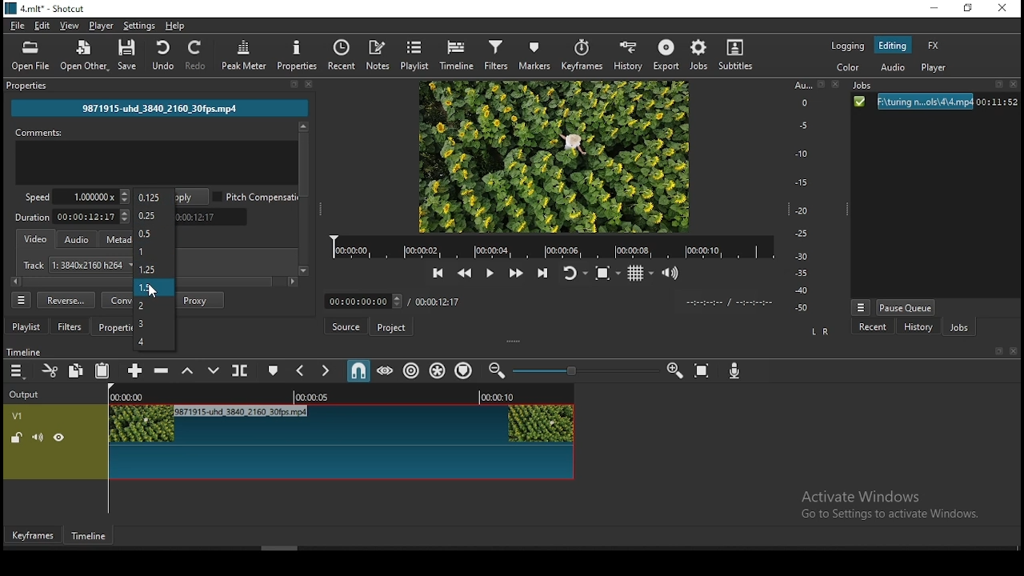 The height and width of the screenshot is (576, 1024). What do you see at coordinates (907, 307) in the screenshot?
I see `pause queue` at bounding box center [907, 307].